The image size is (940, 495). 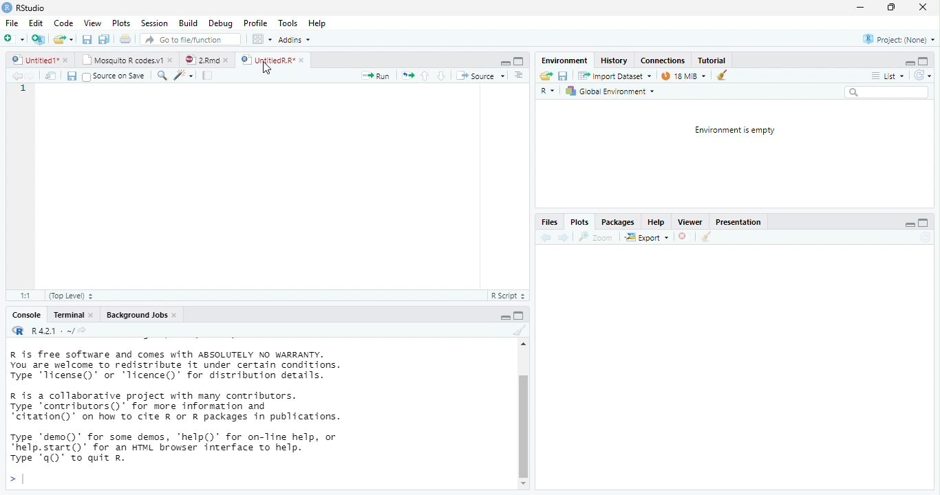 What do you see at coordinates (441, 76) in the screenshot?
I see `down` at bounding box center [441, 76].